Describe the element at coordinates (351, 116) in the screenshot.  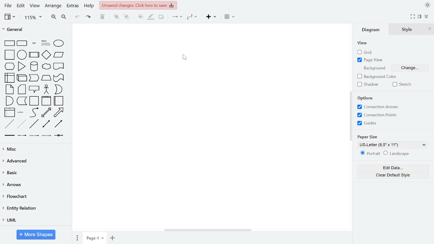
I see `vertical scrollbar` at that location.